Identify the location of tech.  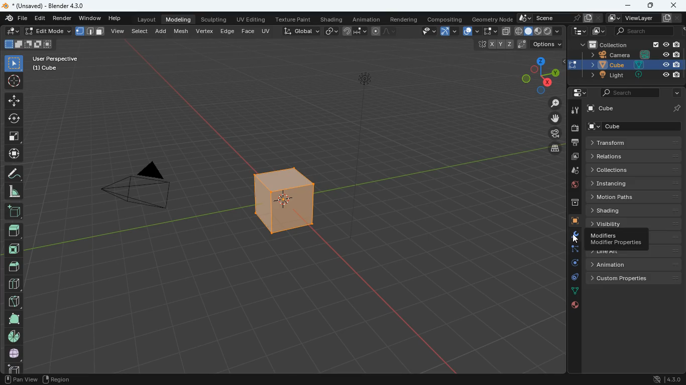
(578, 31).